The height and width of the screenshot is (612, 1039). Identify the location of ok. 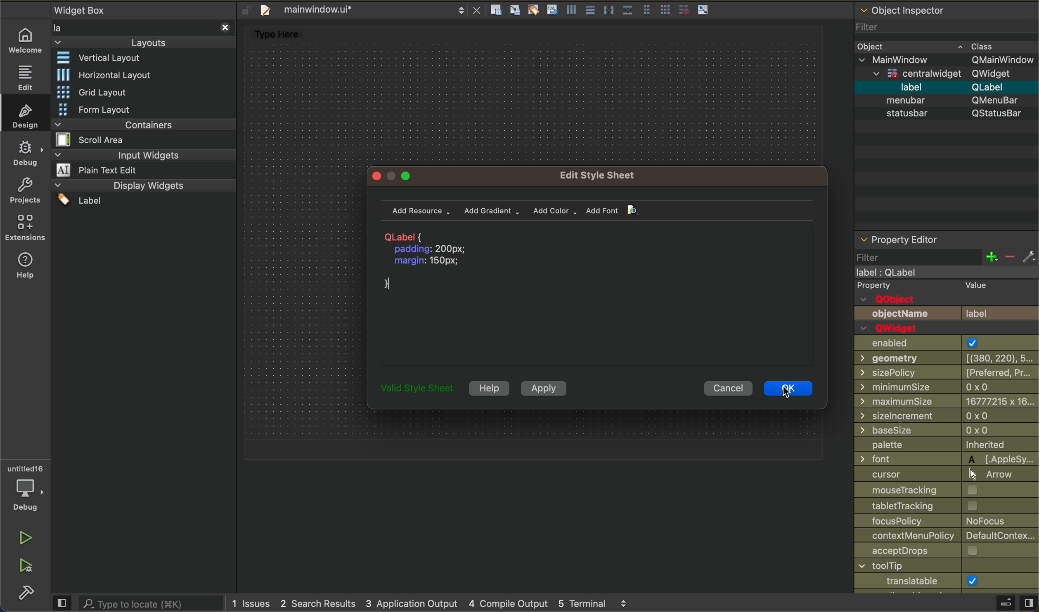
(787, 388).